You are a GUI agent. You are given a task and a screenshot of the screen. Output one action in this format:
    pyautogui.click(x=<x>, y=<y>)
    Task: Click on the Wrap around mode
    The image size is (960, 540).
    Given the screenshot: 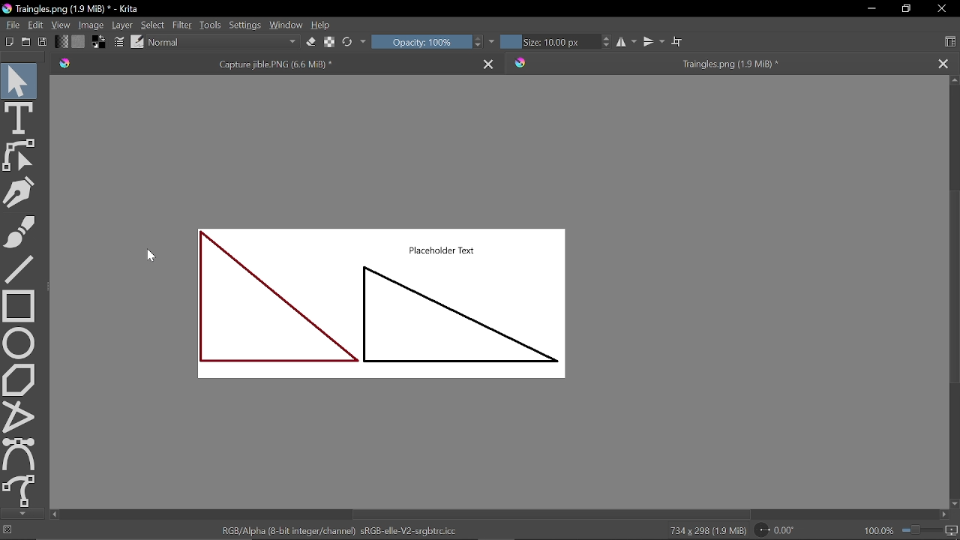 What is the action you would take?
    pyautogui.click(x=678, y=40)
    